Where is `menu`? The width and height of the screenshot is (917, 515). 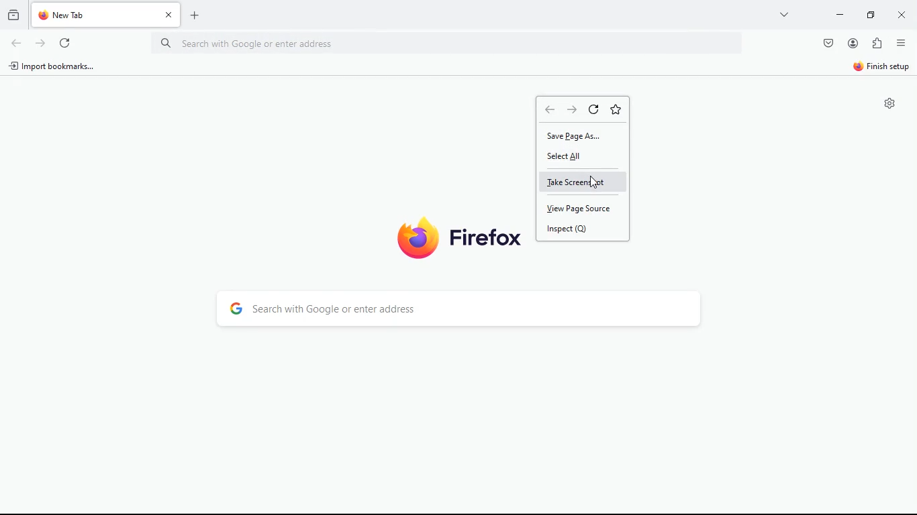 menu is located at coordinates (900, 42).